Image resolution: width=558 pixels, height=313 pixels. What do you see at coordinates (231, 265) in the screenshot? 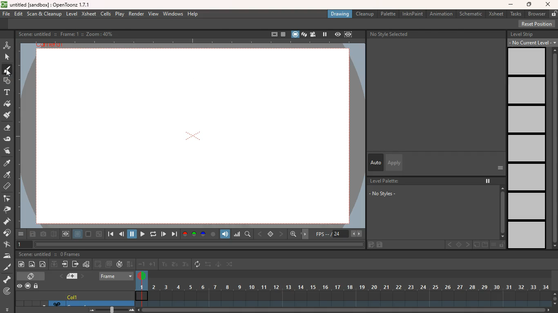
I see `change` at bounding box center [231, 265].